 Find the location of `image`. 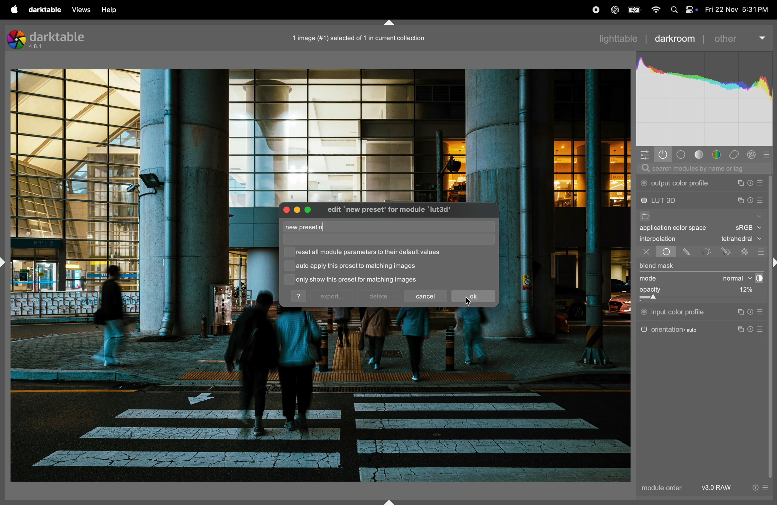

image is located at coordinates (355, 38).